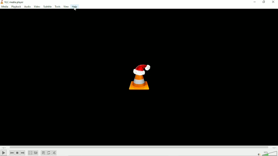 The width and height of the screenshot is (278, 156). Describe the element at coordinates (75, 9) in the screenshot. I see `Cursor` at that location.